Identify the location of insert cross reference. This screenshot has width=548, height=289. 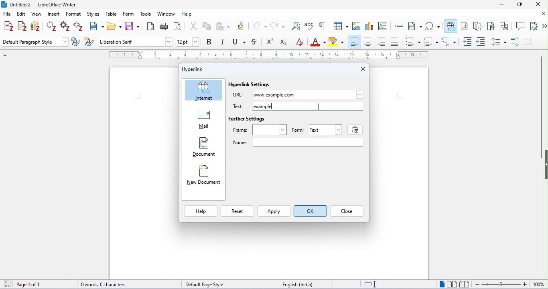
(505, 26).